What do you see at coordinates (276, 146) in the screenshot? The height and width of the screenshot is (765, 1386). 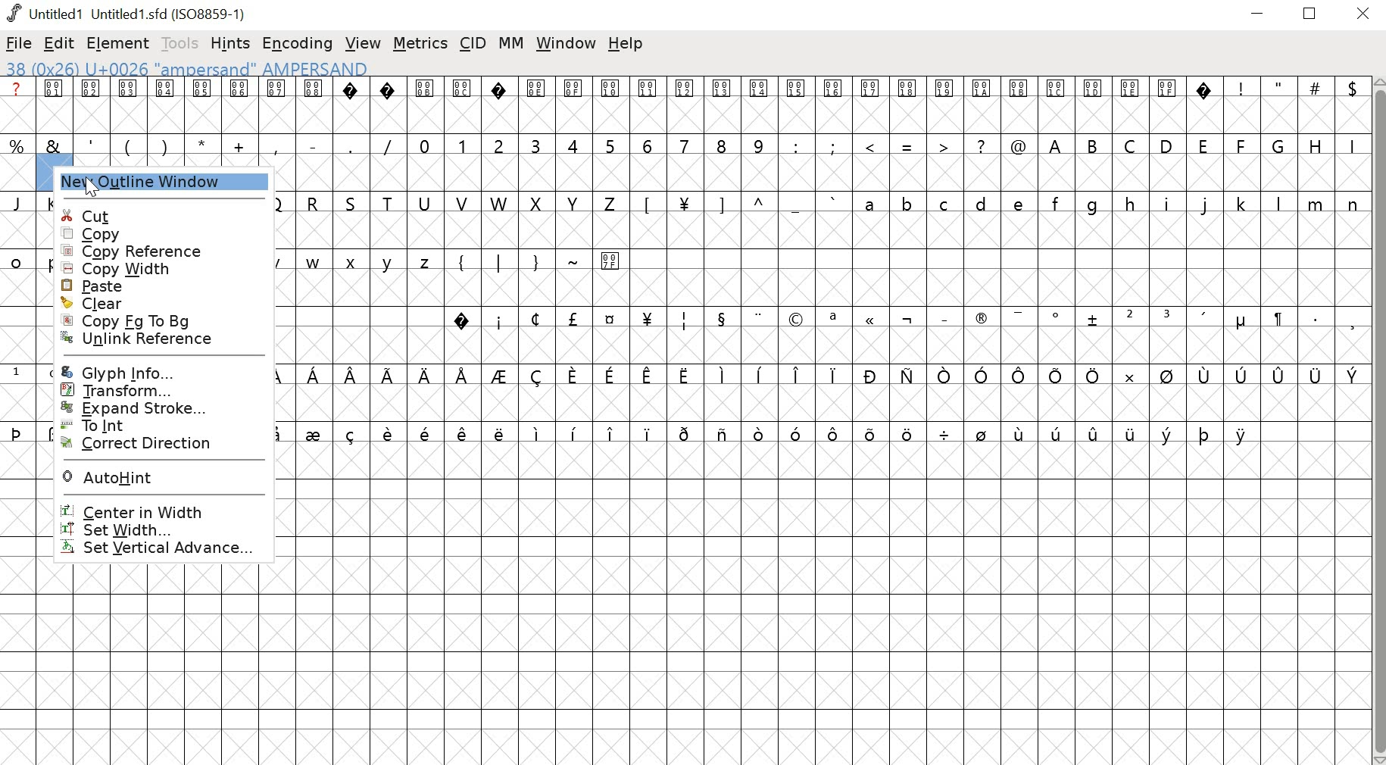 I see `,` at bounding box center [276, 146].